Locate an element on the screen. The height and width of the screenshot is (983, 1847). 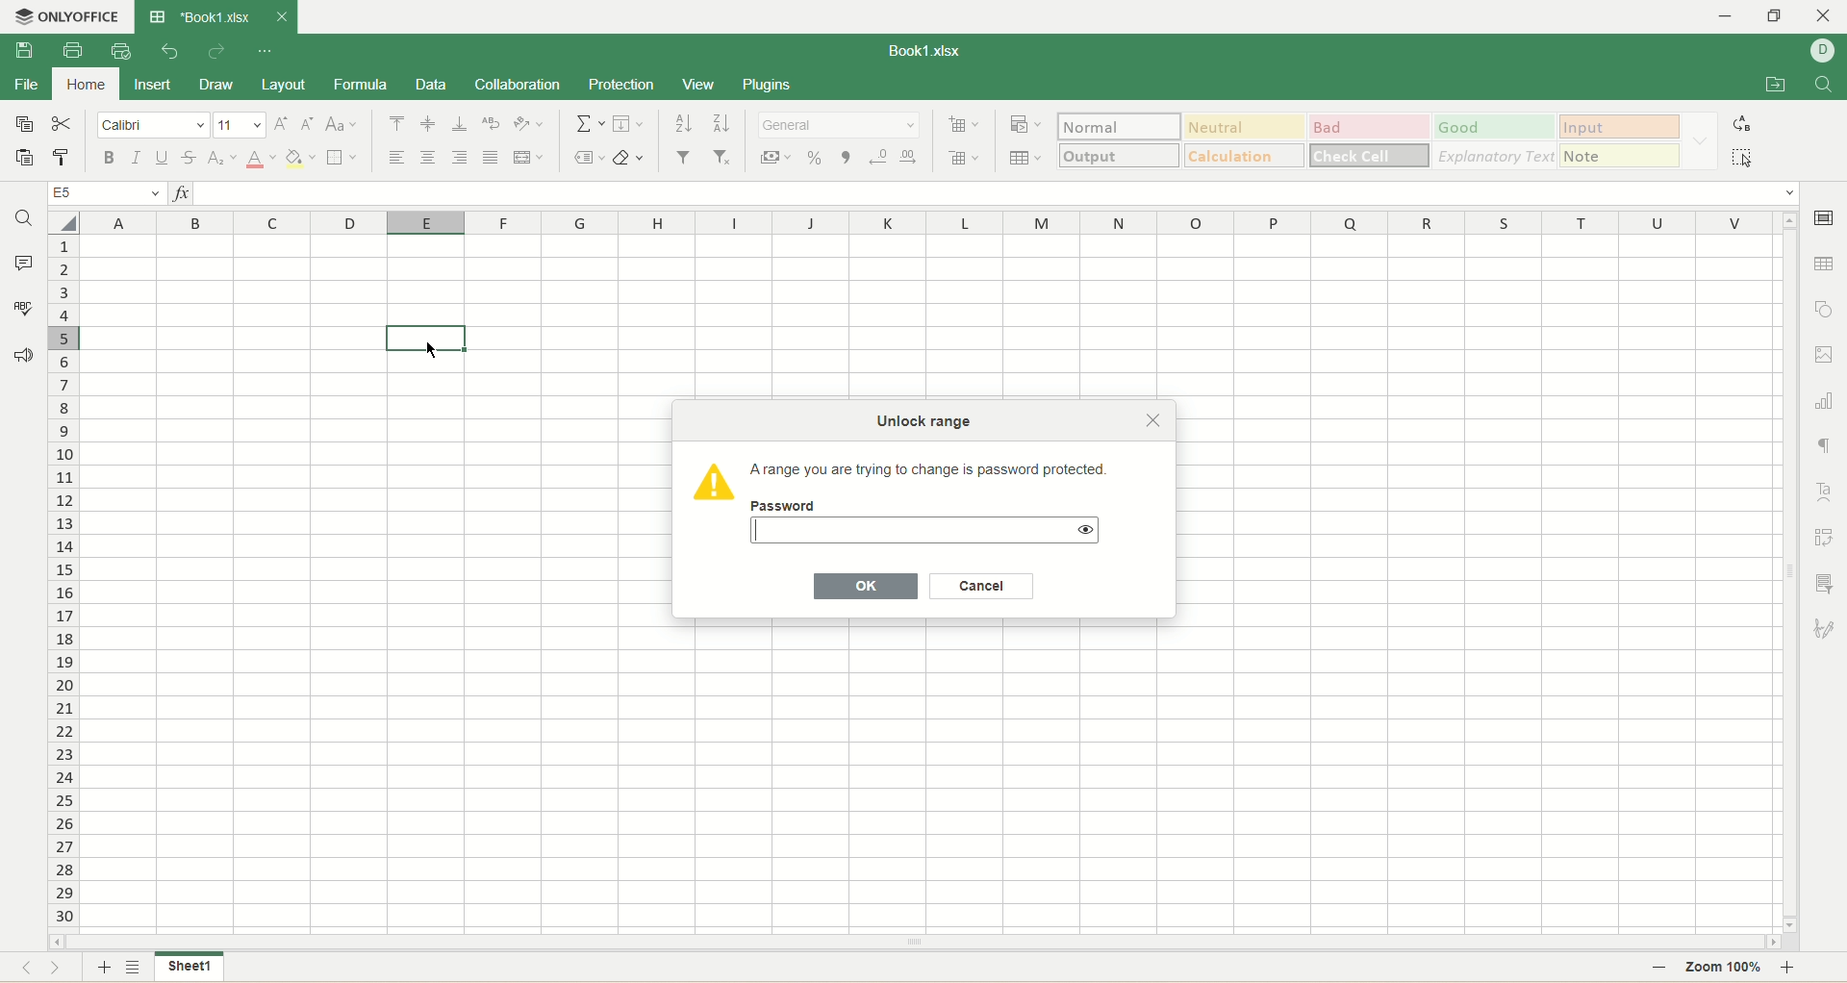
input line is located at coordinates (999, 192).